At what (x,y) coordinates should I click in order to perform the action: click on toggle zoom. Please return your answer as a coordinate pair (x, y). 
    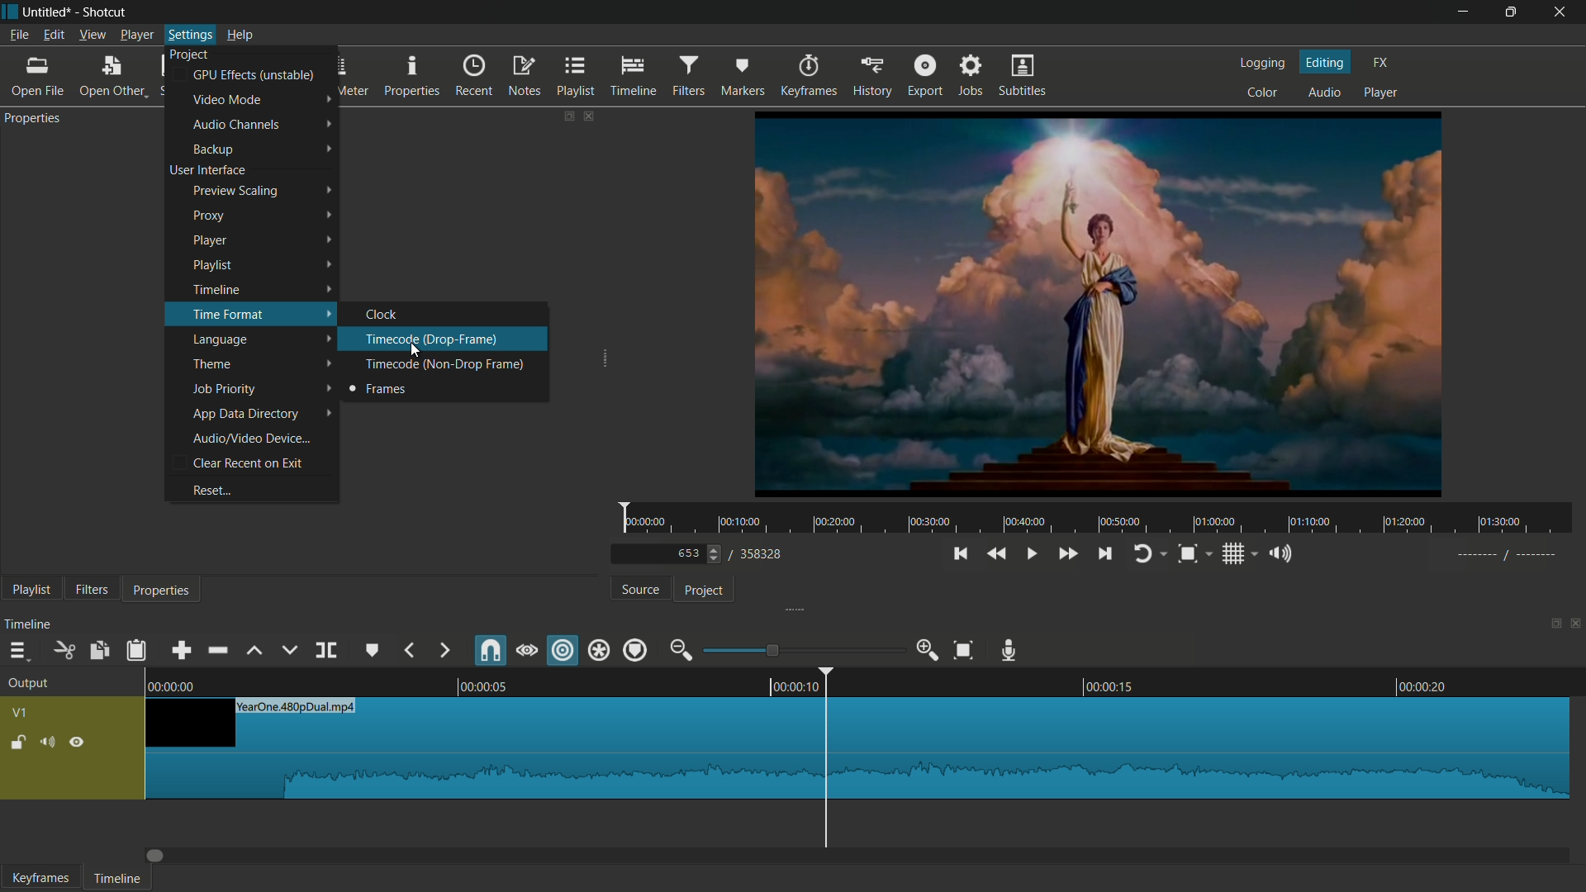
    Looking at the image, I should click on (1190, 554).